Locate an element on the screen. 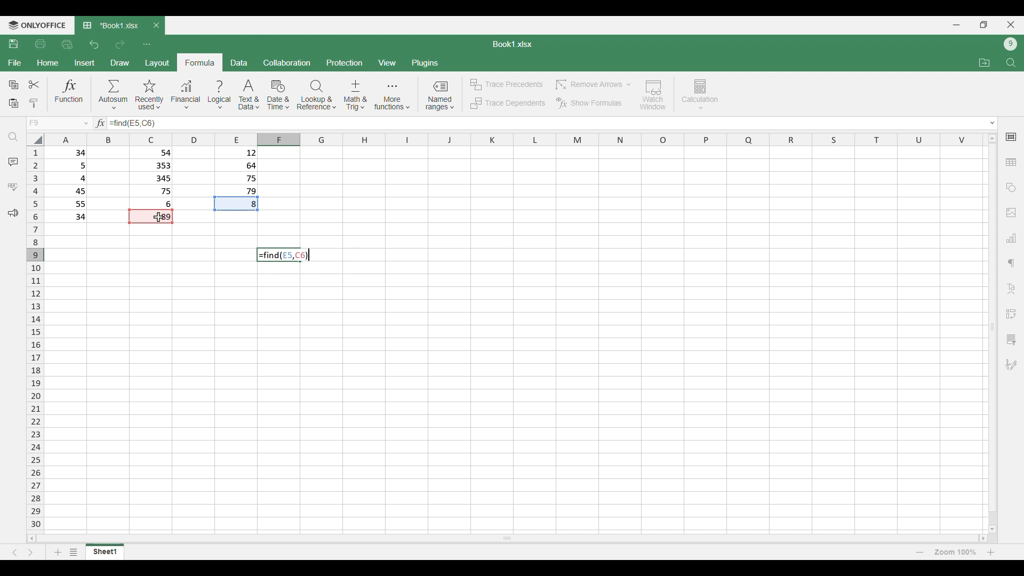 The image size is (1024, 576). Insert table is located at coordinates (1011, 162).